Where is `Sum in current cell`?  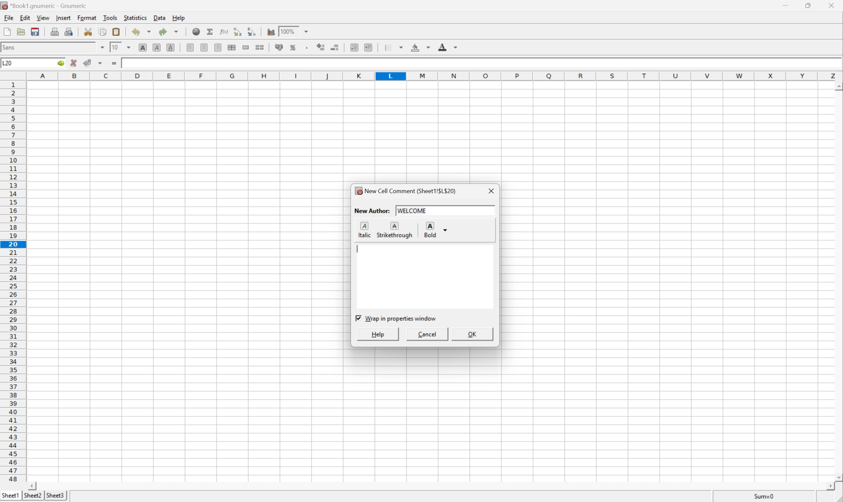
Sum in current cell is located at coordinates (211, 31).